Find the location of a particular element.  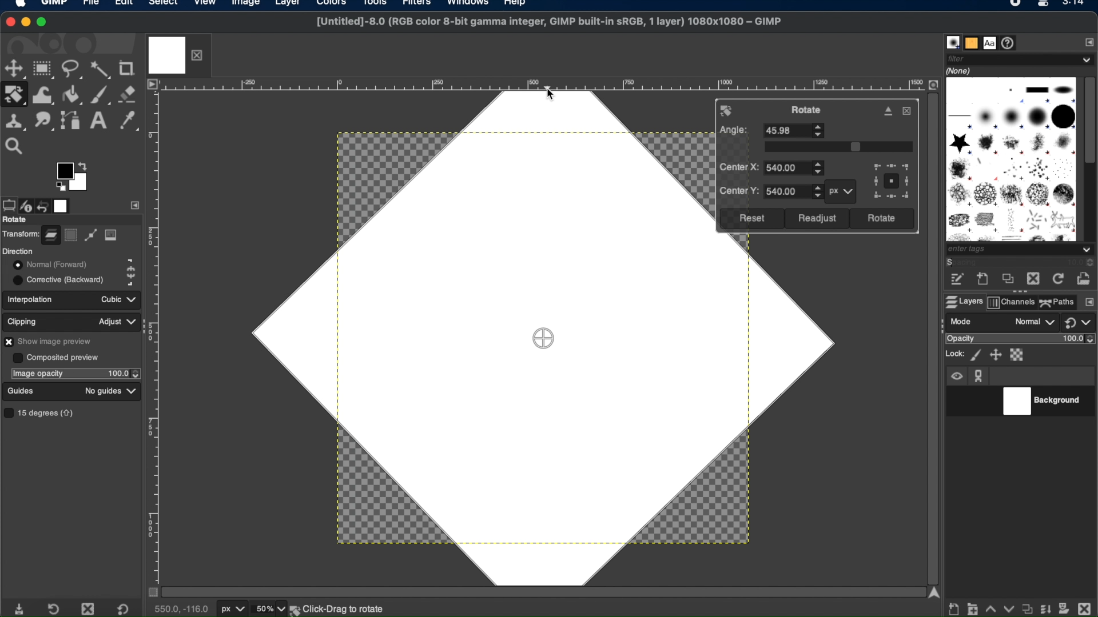

refresh brushes is located at coordinates (1056, 279).